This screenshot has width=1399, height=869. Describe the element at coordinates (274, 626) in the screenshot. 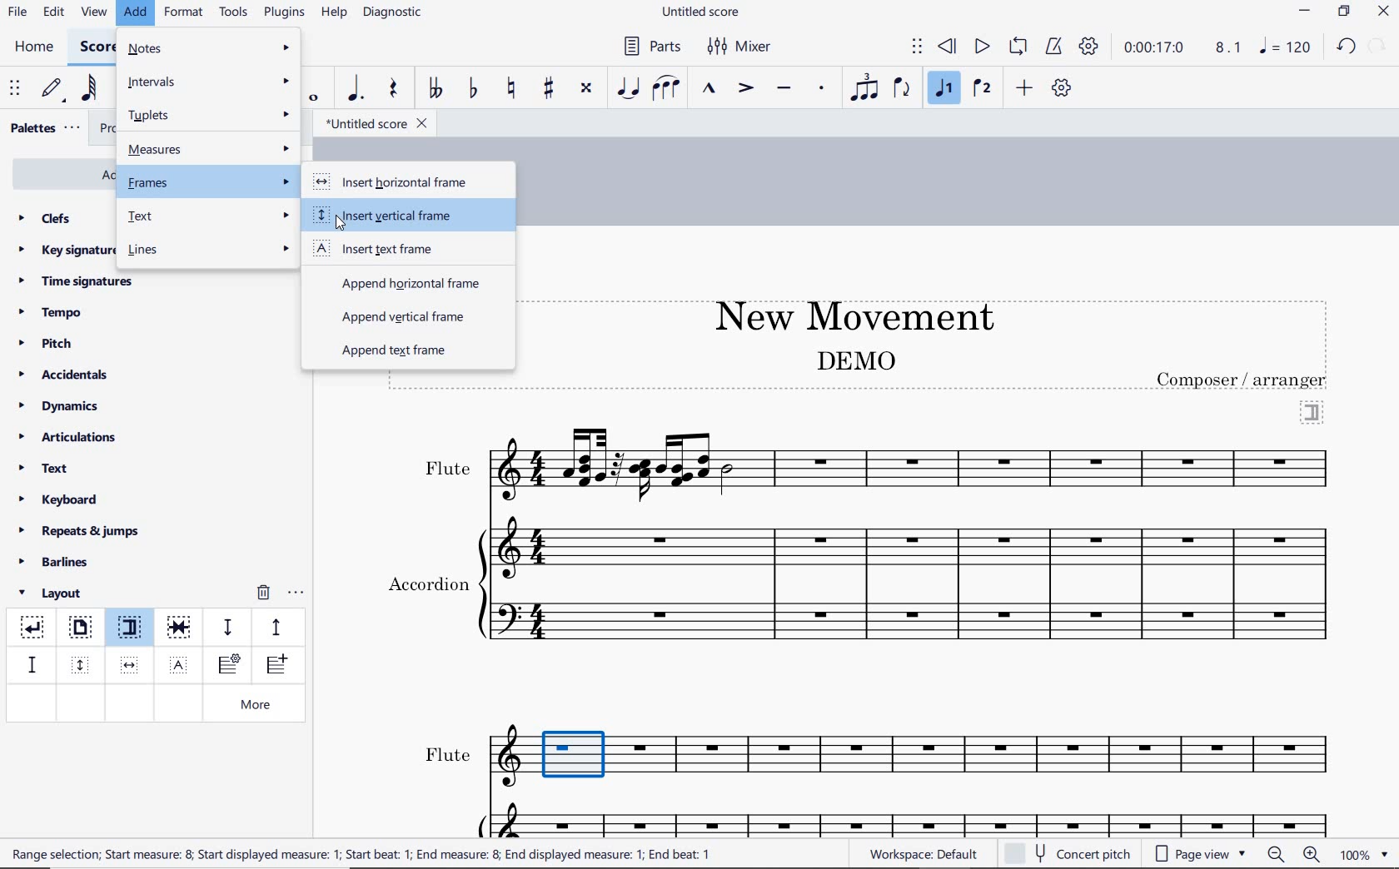

I see `staff pacer` at that location.